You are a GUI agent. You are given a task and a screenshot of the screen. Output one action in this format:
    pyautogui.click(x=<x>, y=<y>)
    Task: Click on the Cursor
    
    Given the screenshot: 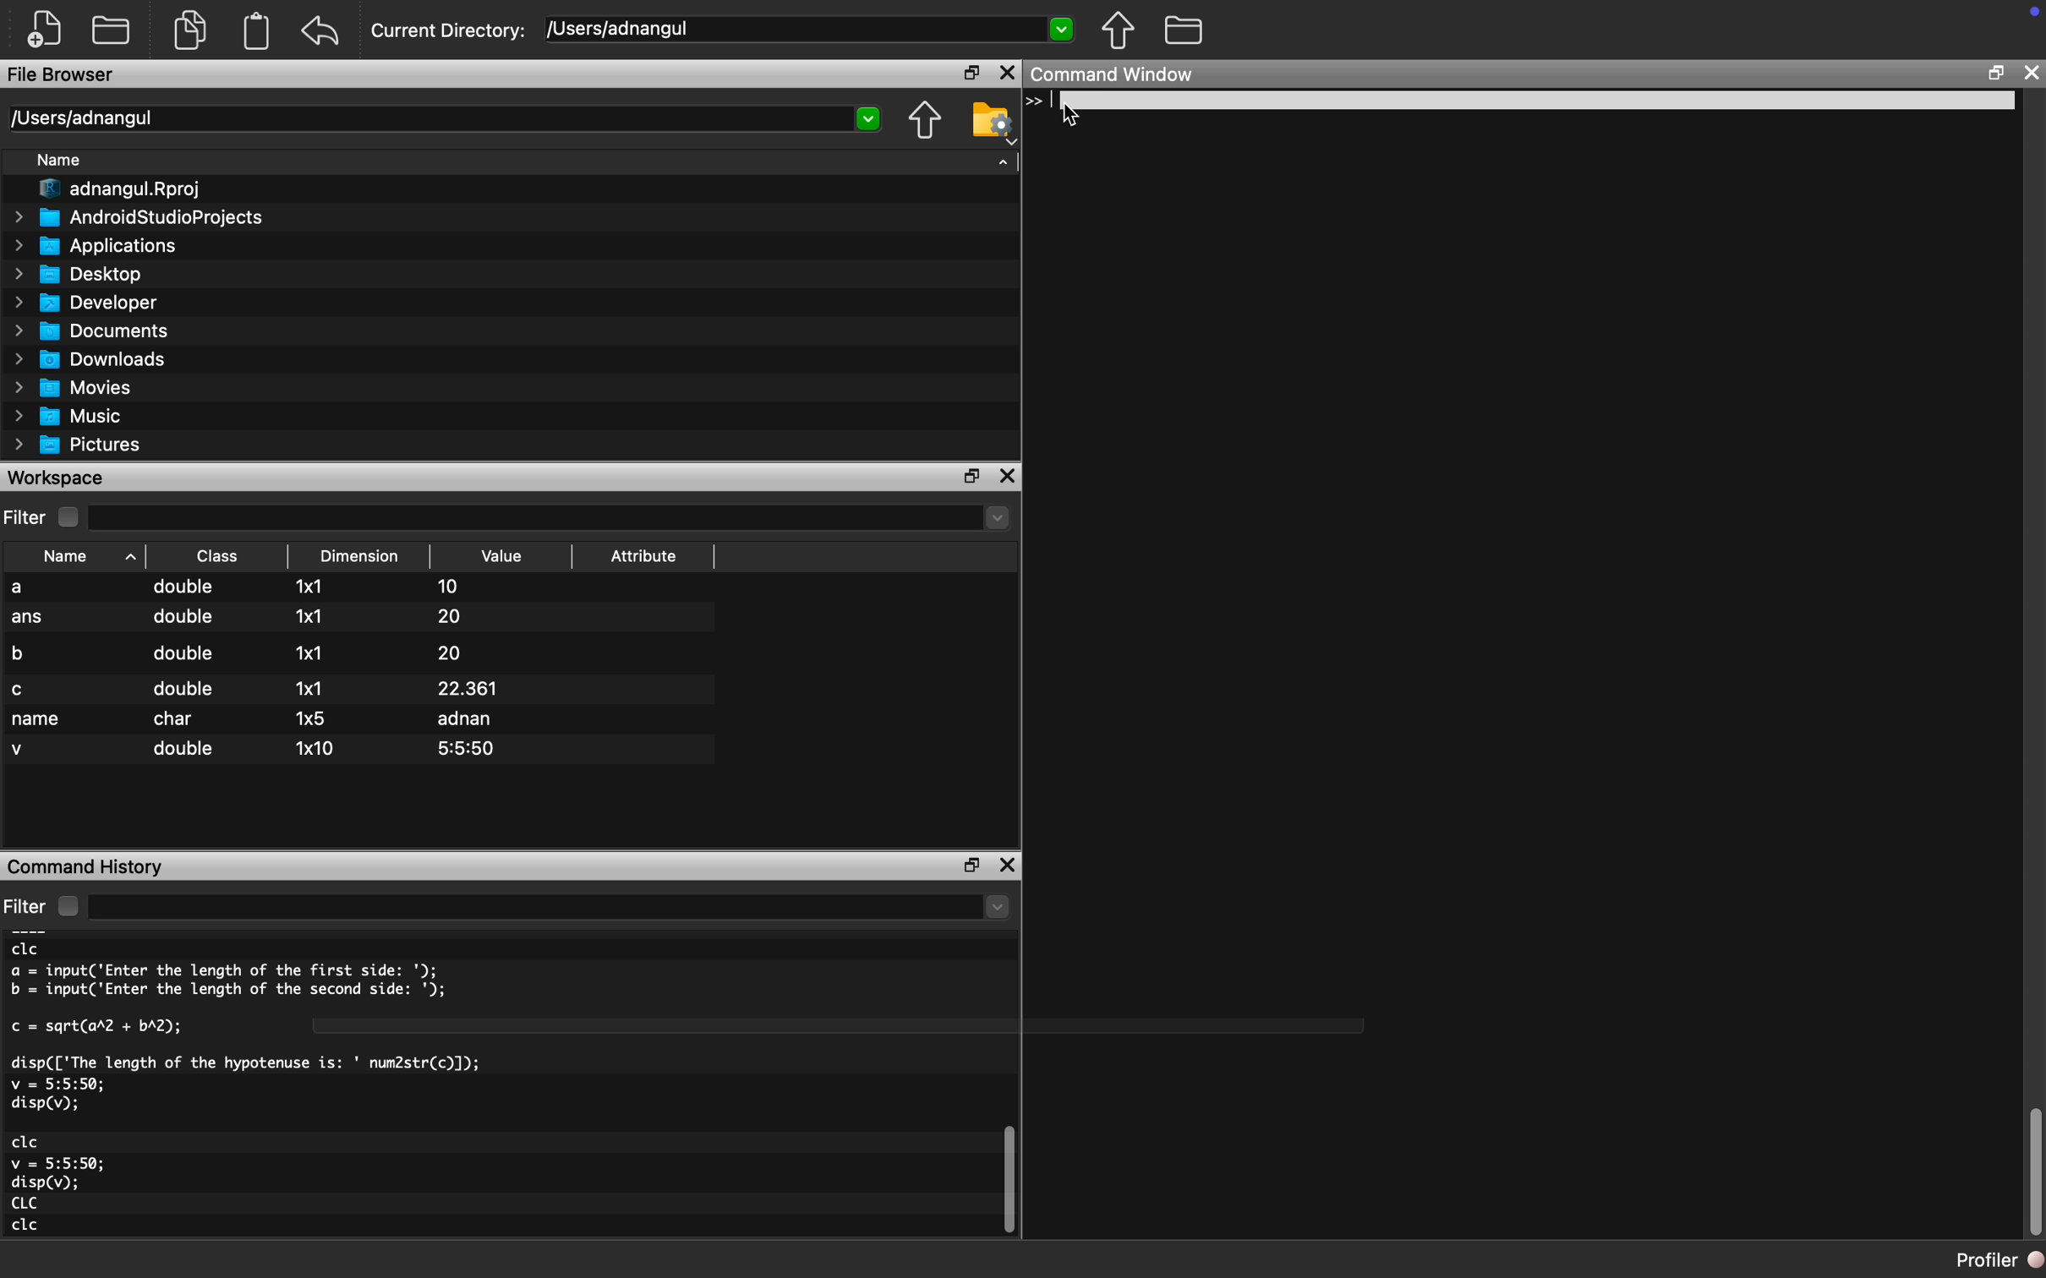 What is the action you would take?
    pyautogui.click(x=1078, y=117)
    